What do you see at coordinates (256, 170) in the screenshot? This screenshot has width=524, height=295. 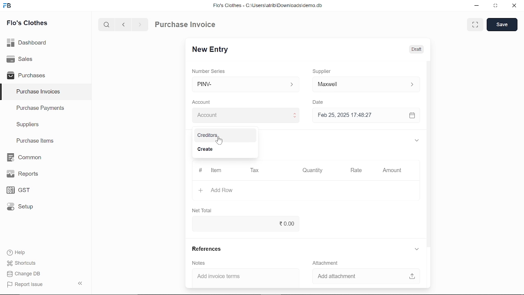 I see `Tax` at bounding box center [256, 170].